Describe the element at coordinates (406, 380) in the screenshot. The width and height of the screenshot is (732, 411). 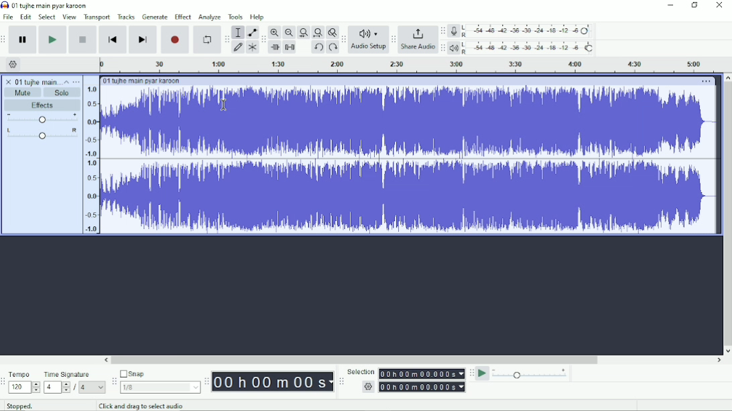
I see `Selection` at that location.